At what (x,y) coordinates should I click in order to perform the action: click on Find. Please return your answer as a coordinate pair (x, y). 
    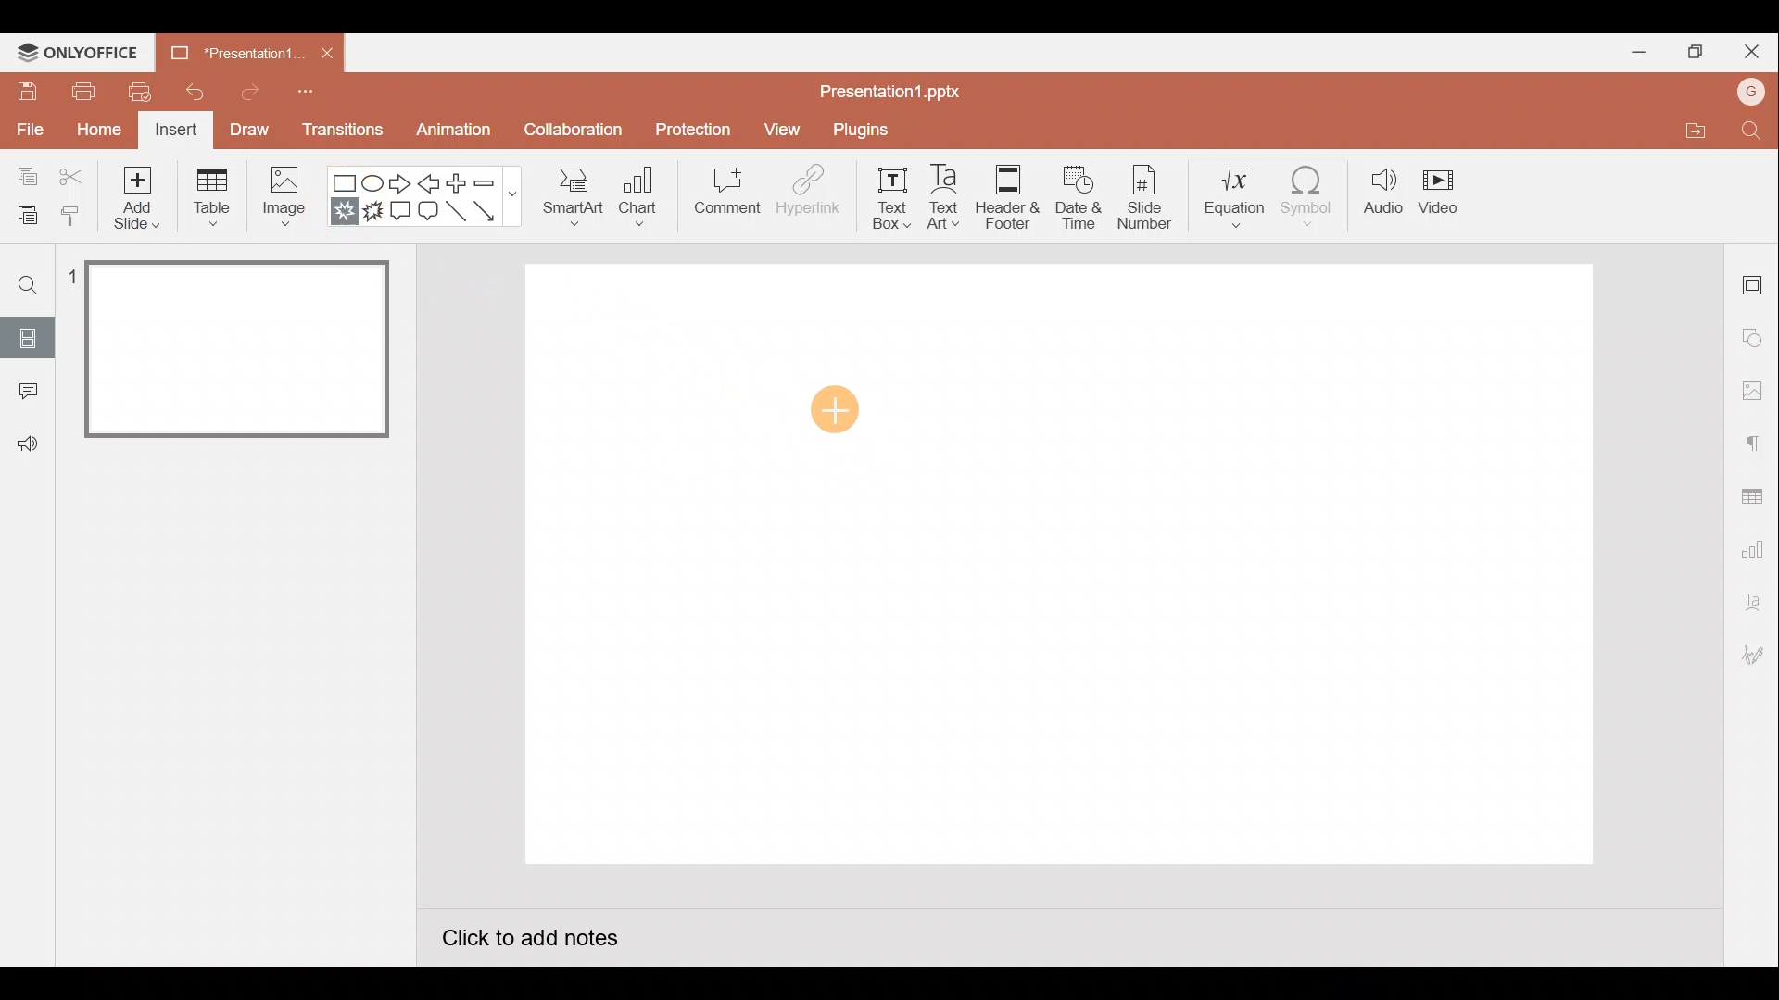
    Looking at the image, I should click on (26, 285).